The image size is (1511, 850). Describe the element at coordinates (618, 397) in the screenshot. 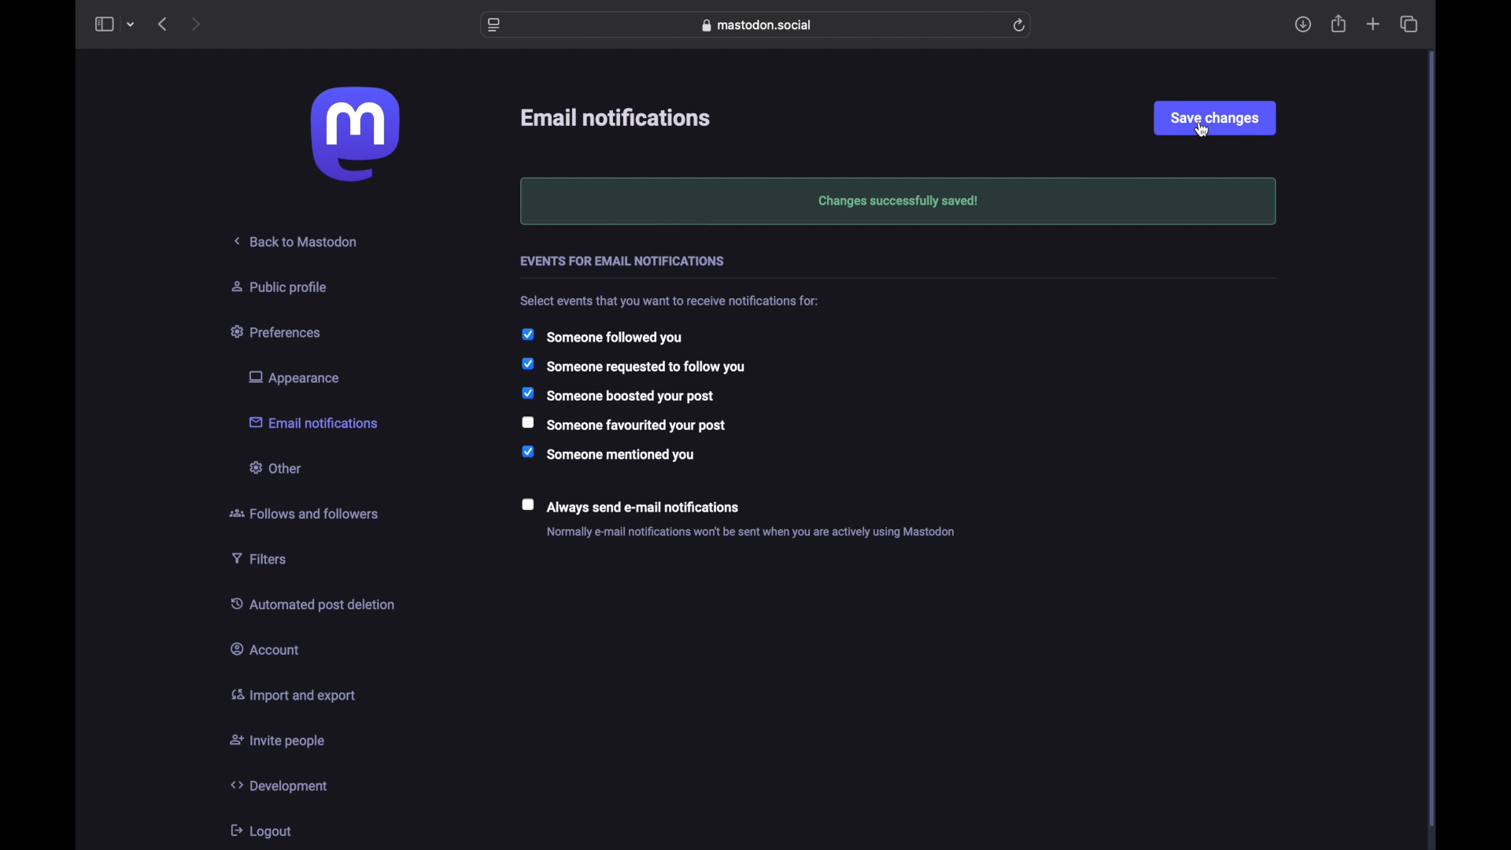

I see `checkbox` at that location.